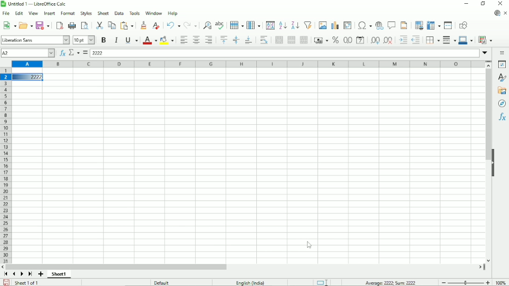  What do you see at coordinates (117, 40) in the screenshot?
I see `Italic` at bounding box center [117, 40].